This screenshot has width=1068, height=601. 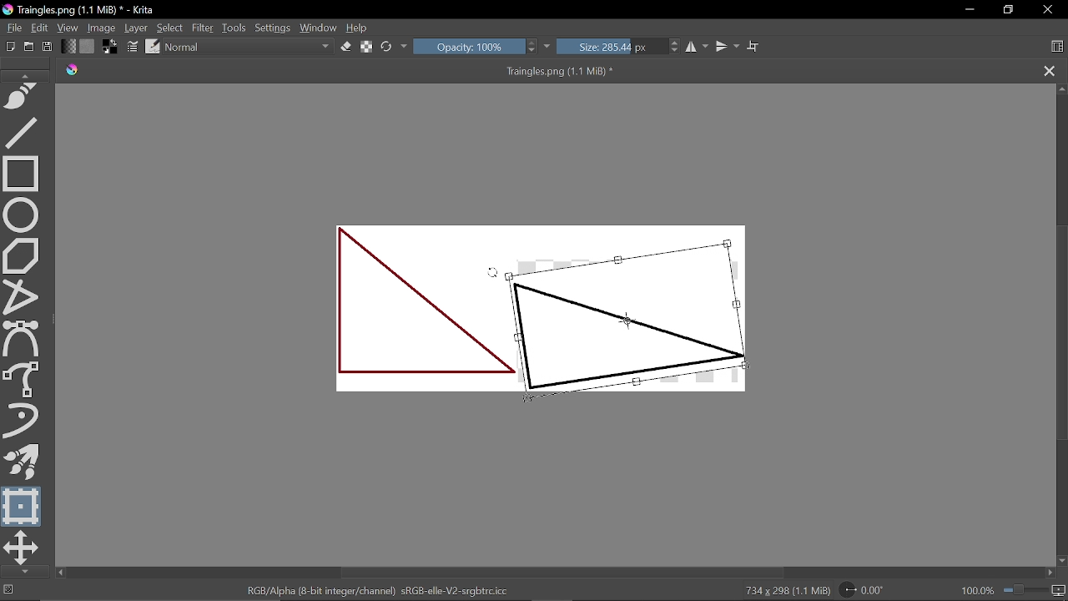 What do you see at coordinates (380, 589) in the screenshot?
I see `RGB/Alpha (8-bit integer/channel) sRGB-elle-V2-srgbtrc.icc` at bounding box center [380, 589].